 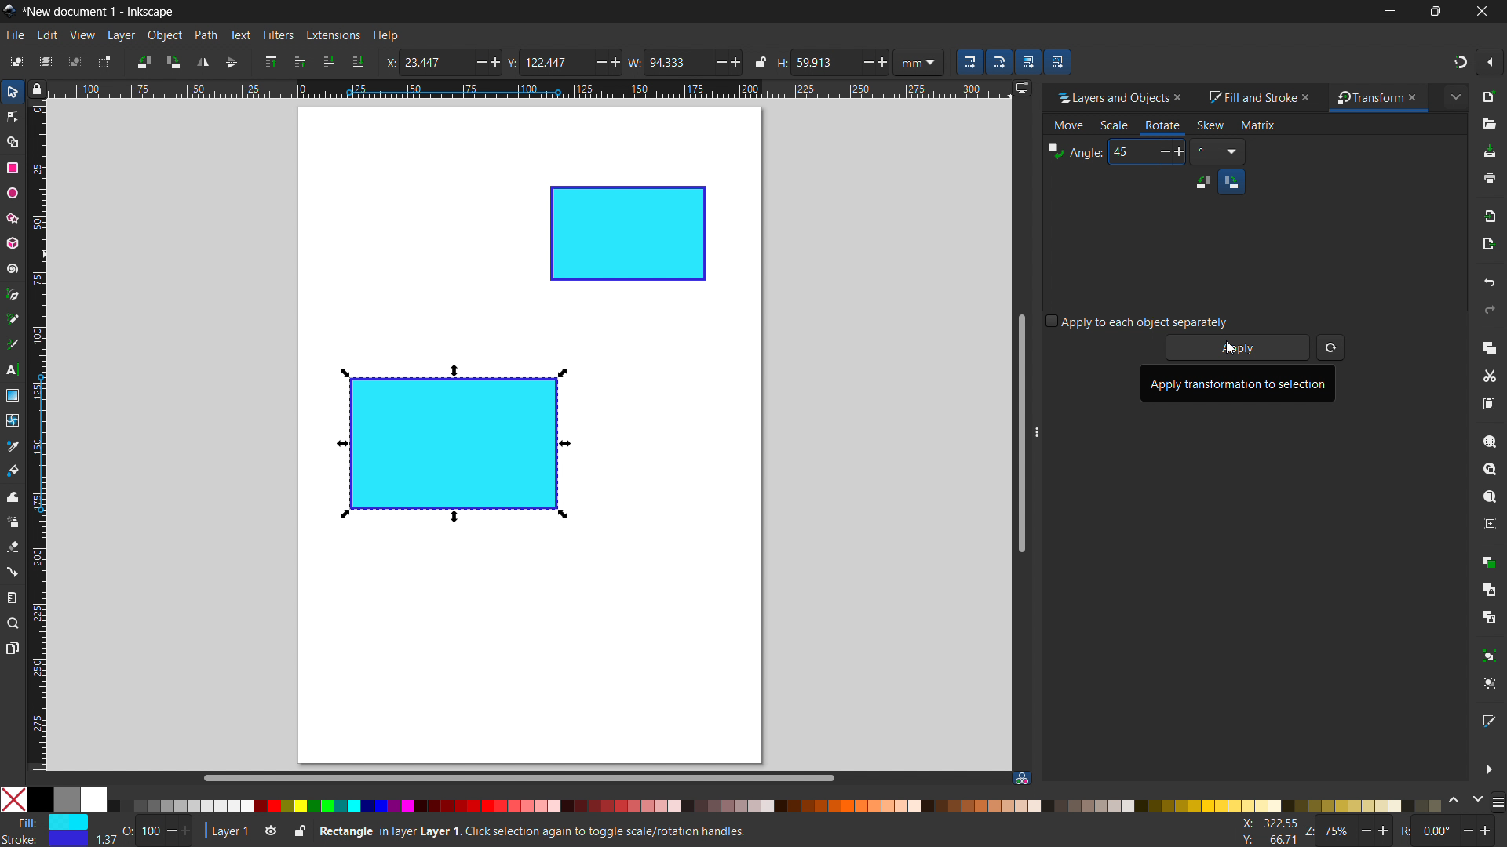 What do you see at coordinates (11, 268) in the screenshot?
I see `spiral tool` at bounding box center [11, 268].